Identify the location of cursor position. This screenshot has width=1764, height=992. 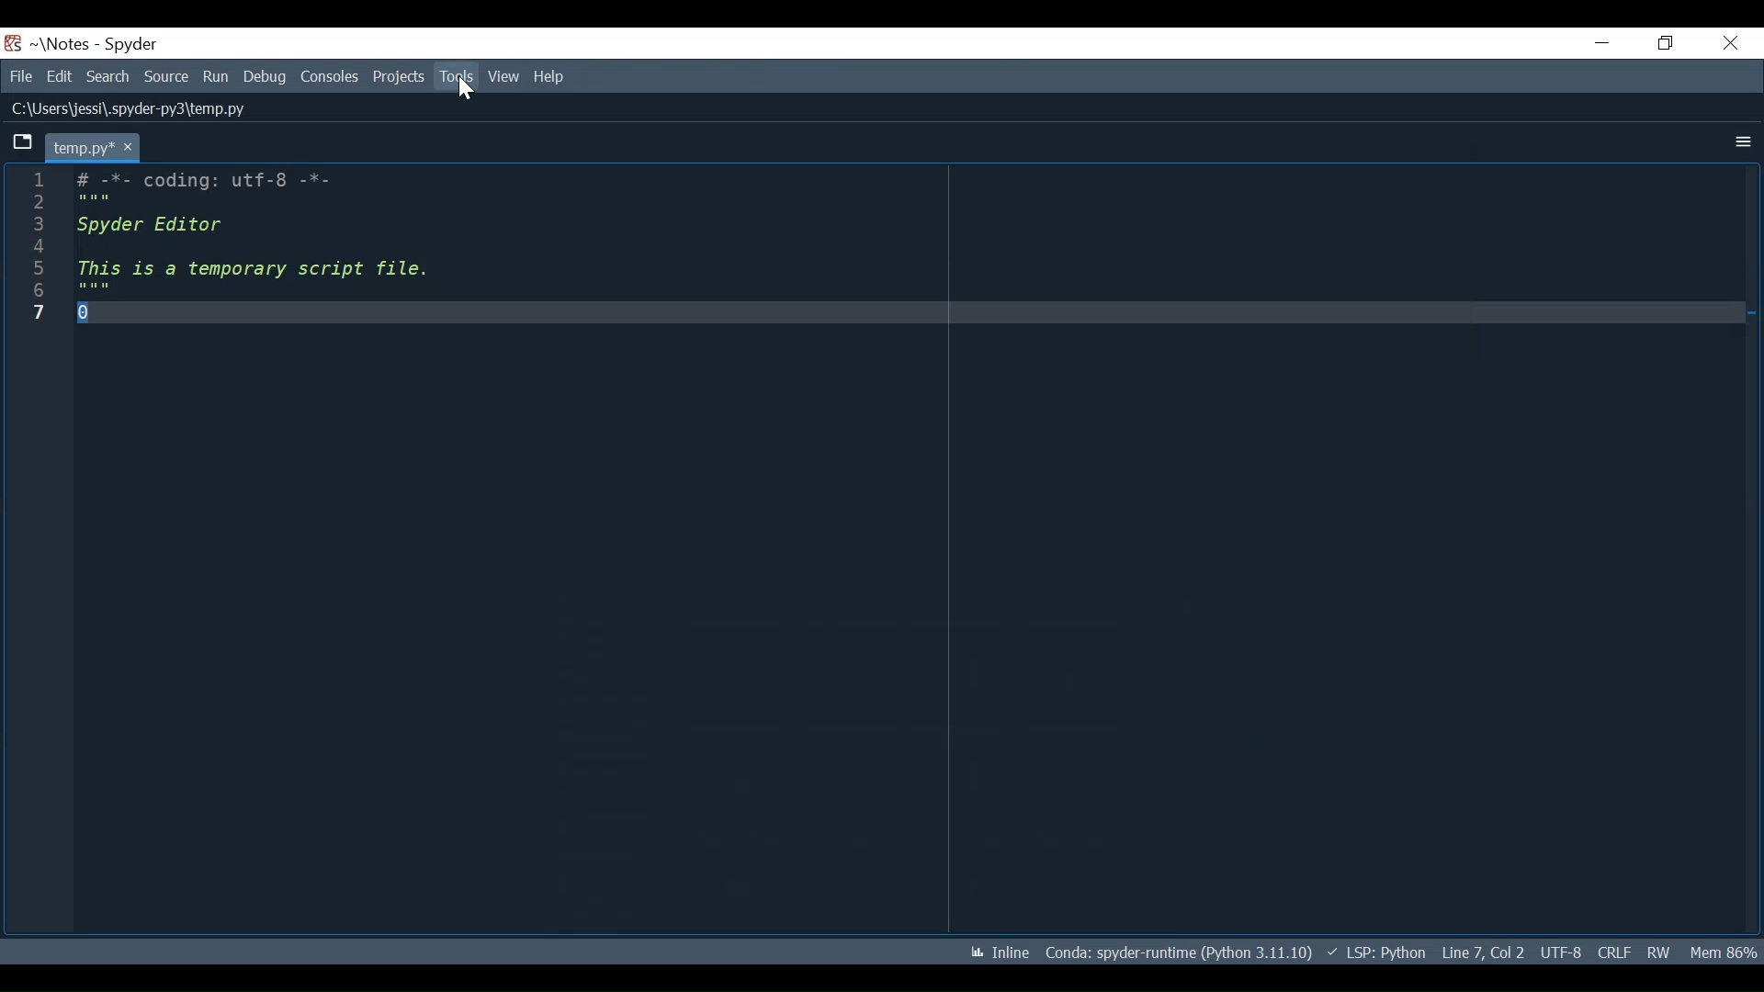
(1485, 952).